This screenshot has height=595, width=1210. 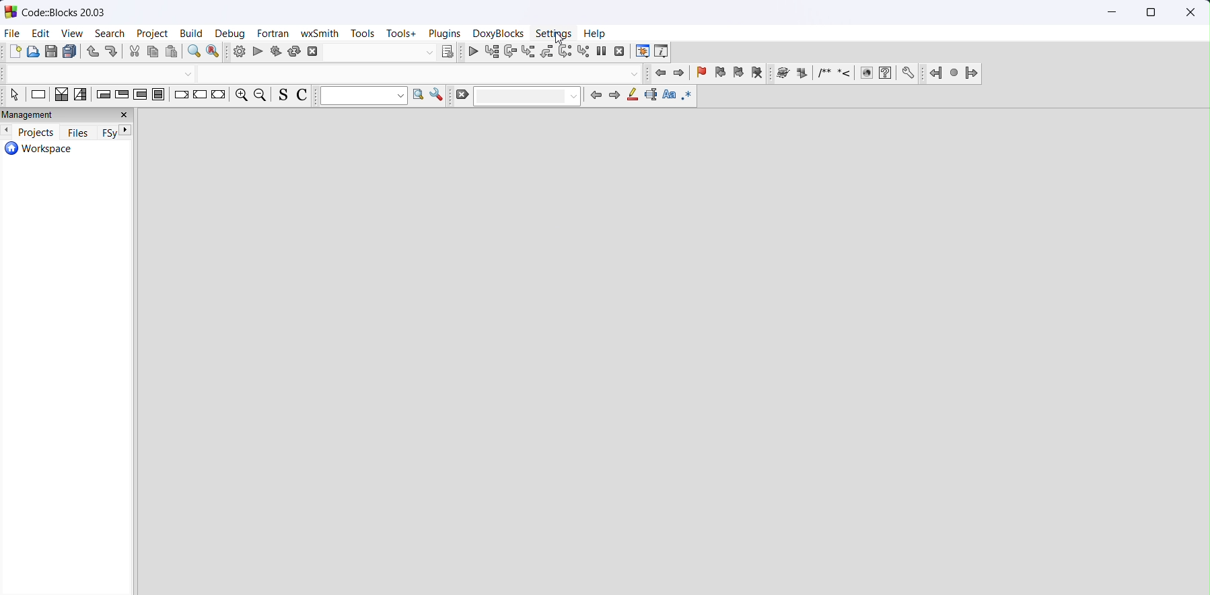 What do you see at coordinates (13, 32) in the screenshot?
I see `file` at bounding box center [13, 32].